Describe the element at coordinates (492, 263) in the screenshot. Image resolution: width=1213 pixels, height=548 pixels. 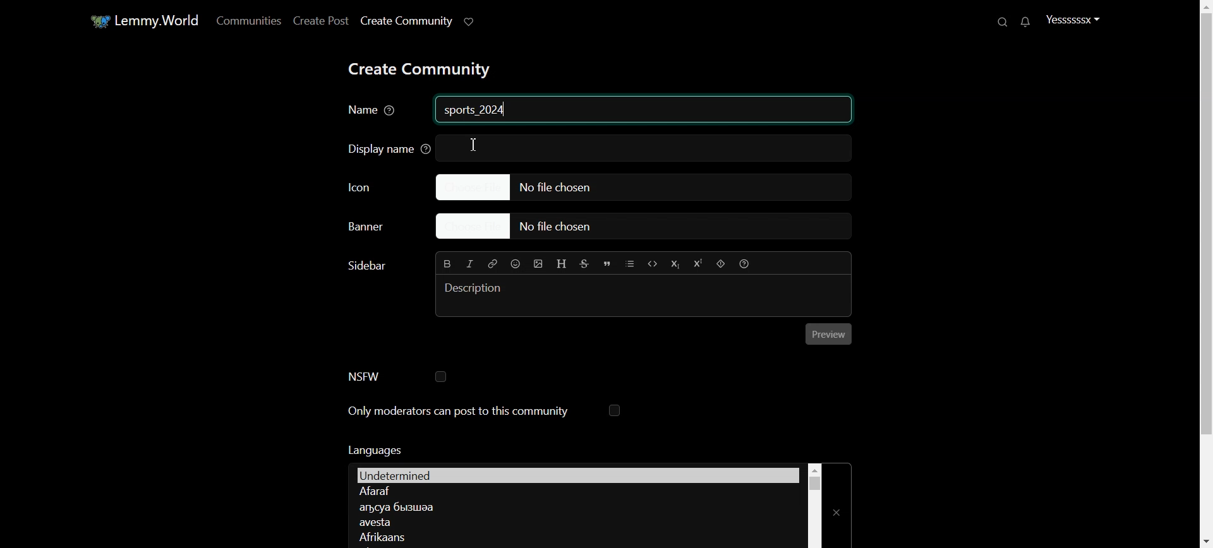
I see `Hyperlink` at that location.